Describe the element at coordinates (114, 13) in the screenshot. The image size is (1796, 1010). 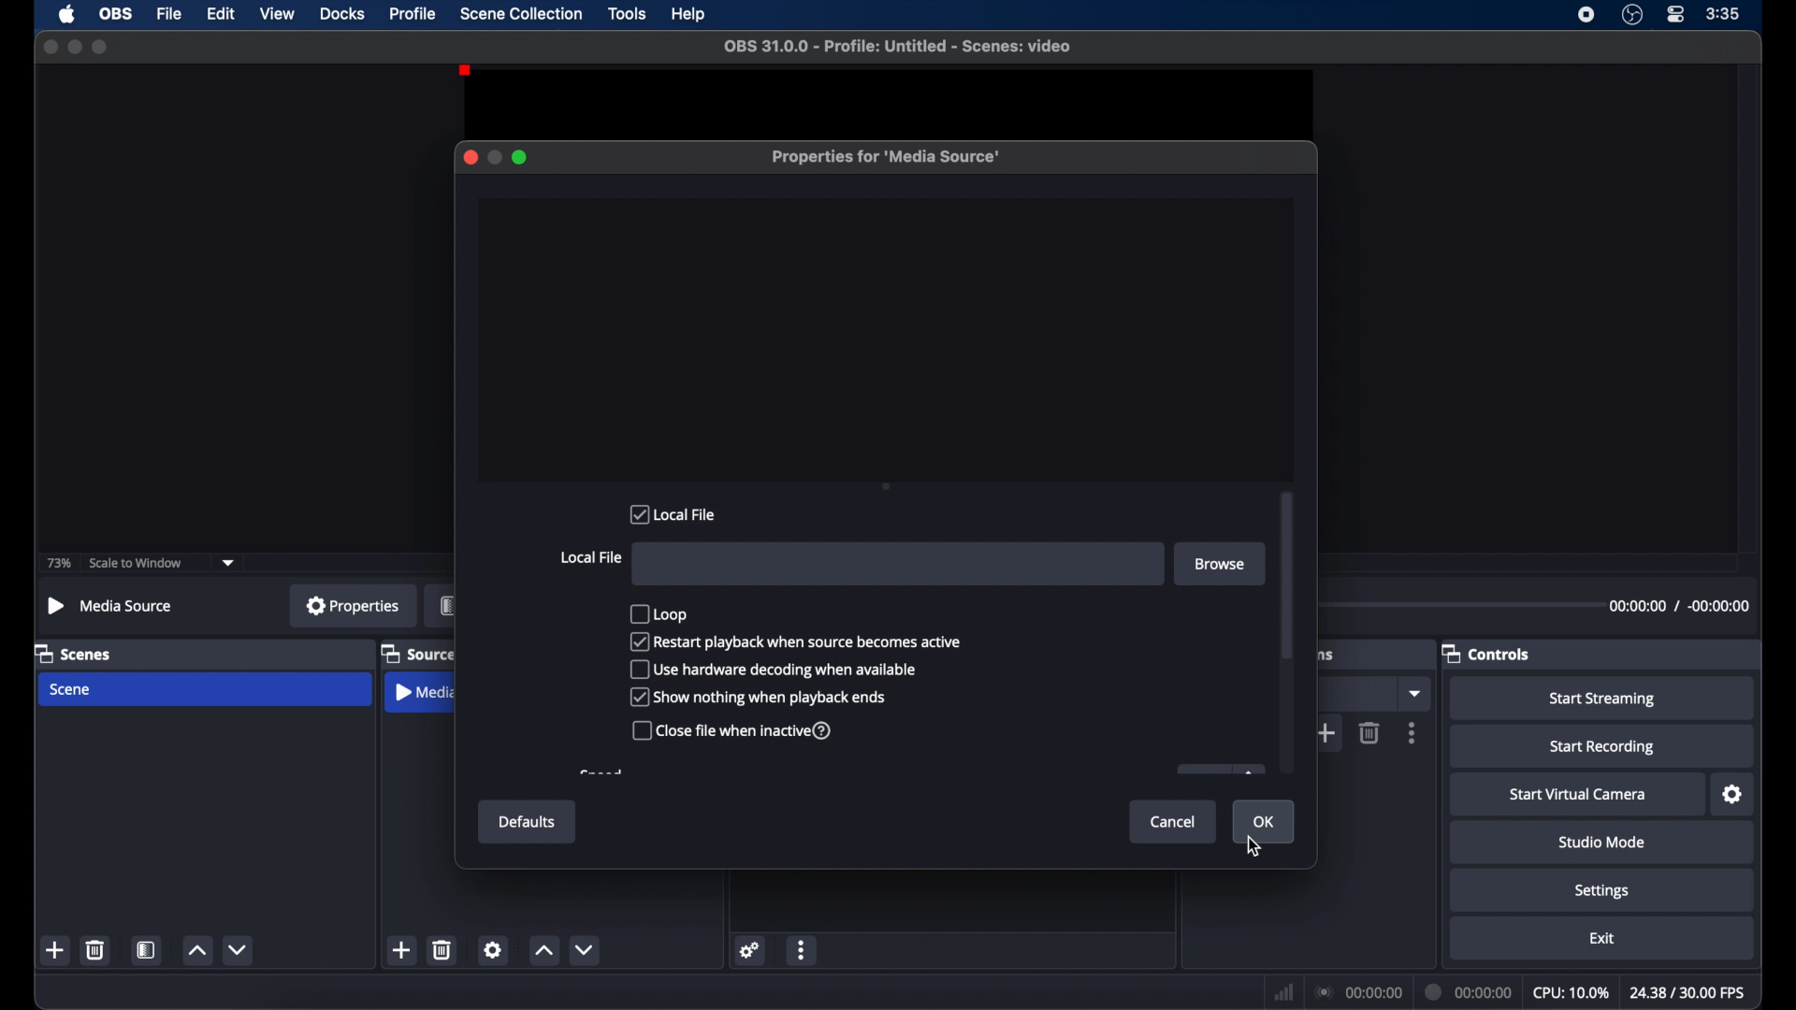
I see `obs` at that location.